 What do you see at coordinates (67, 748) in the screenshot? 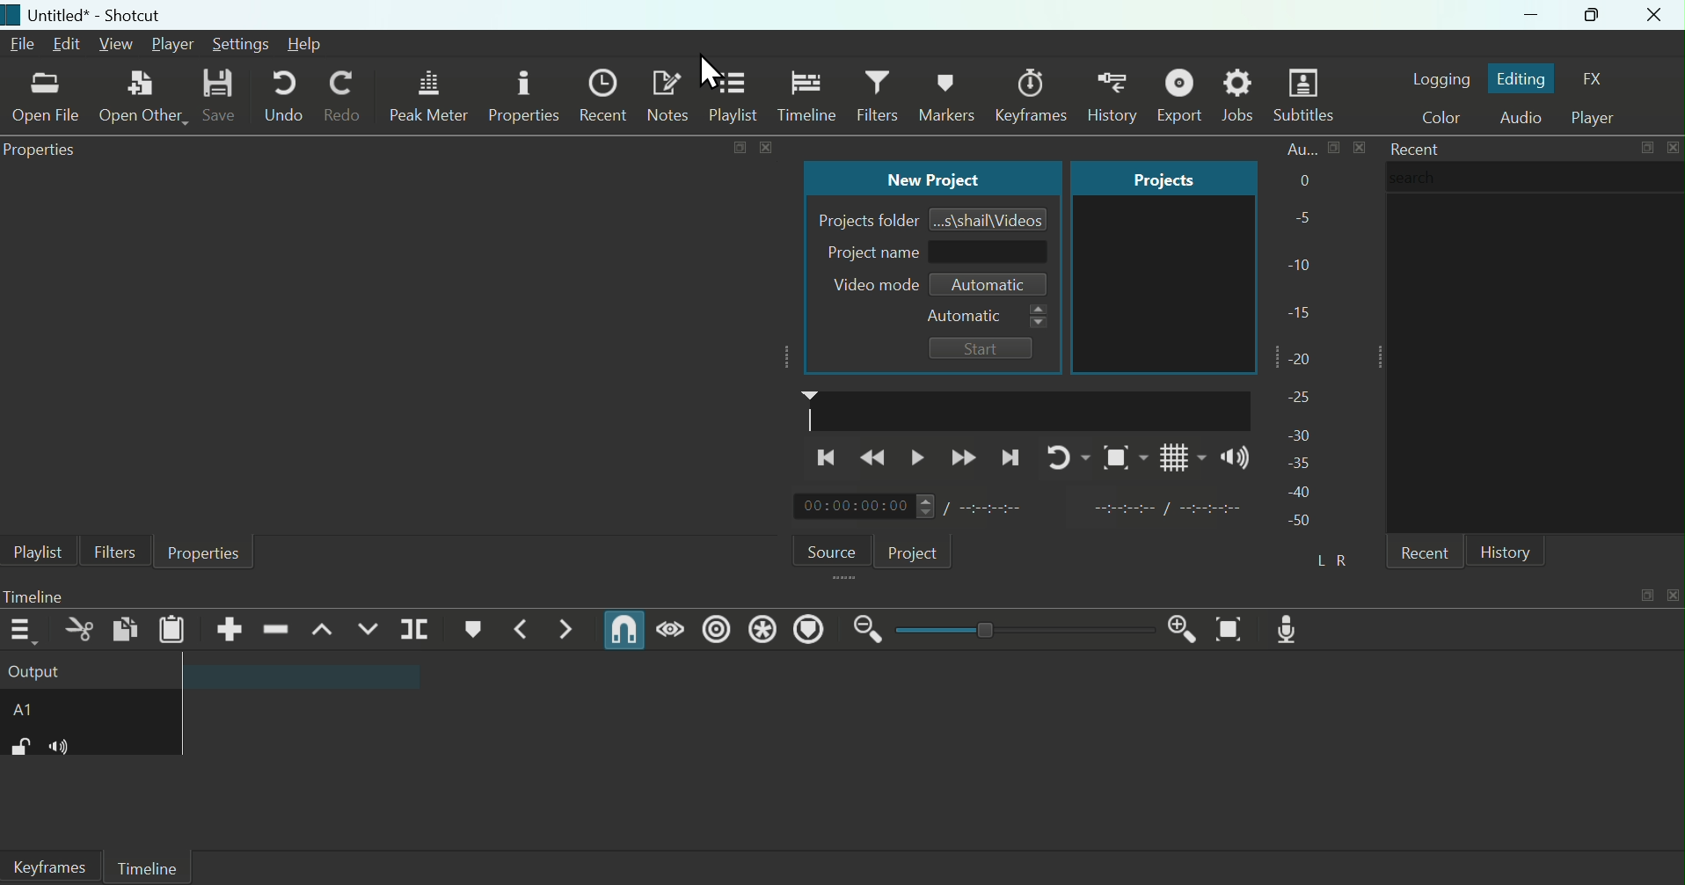
I see `Mute` at bounding box center [67, 748].